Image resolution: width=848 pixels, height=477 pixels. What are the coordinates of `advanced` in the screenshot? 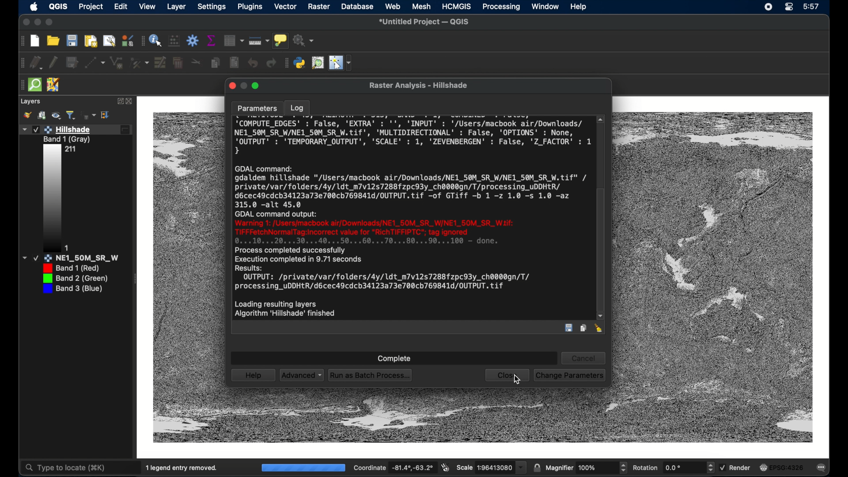 It's located at (301, 375).